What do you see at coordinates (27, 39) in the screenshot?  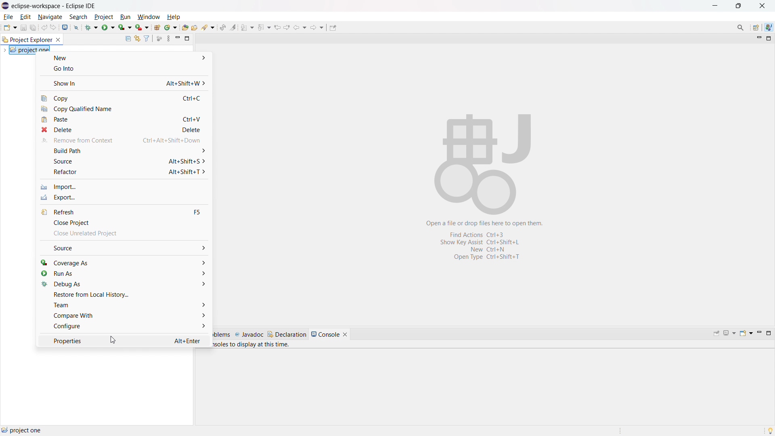 I see `project explorer` at bounding box center [27, 39].